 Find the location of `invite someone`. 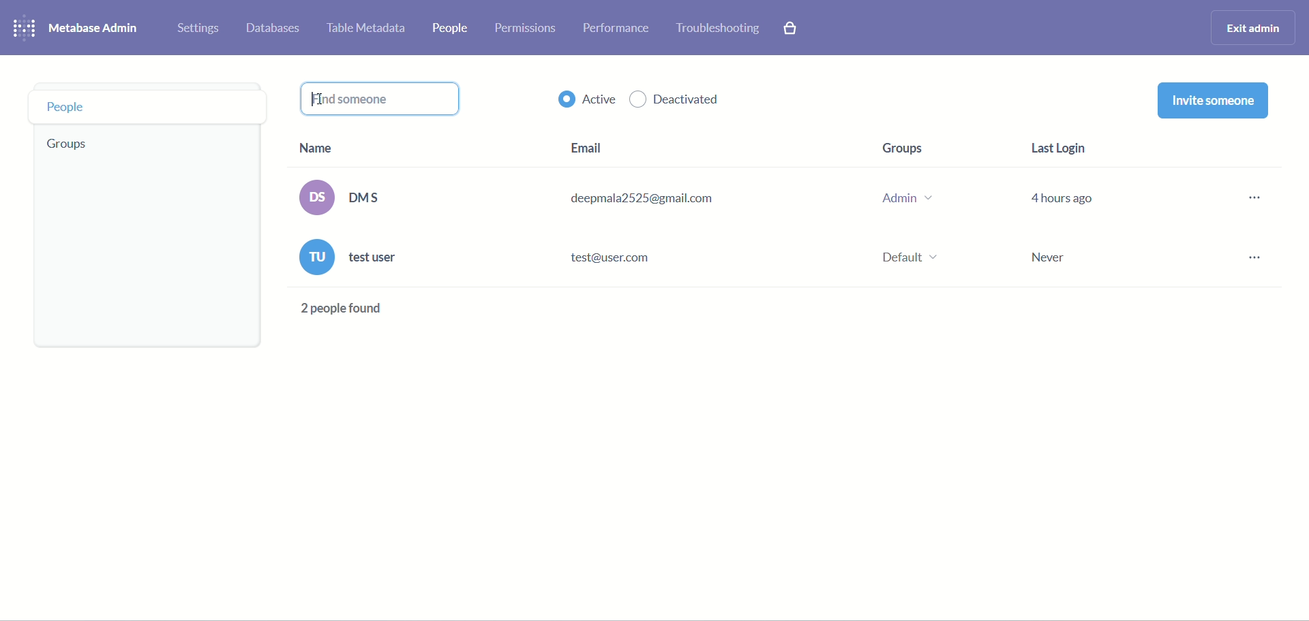

invite someone is located at coordinates (1214, 101).